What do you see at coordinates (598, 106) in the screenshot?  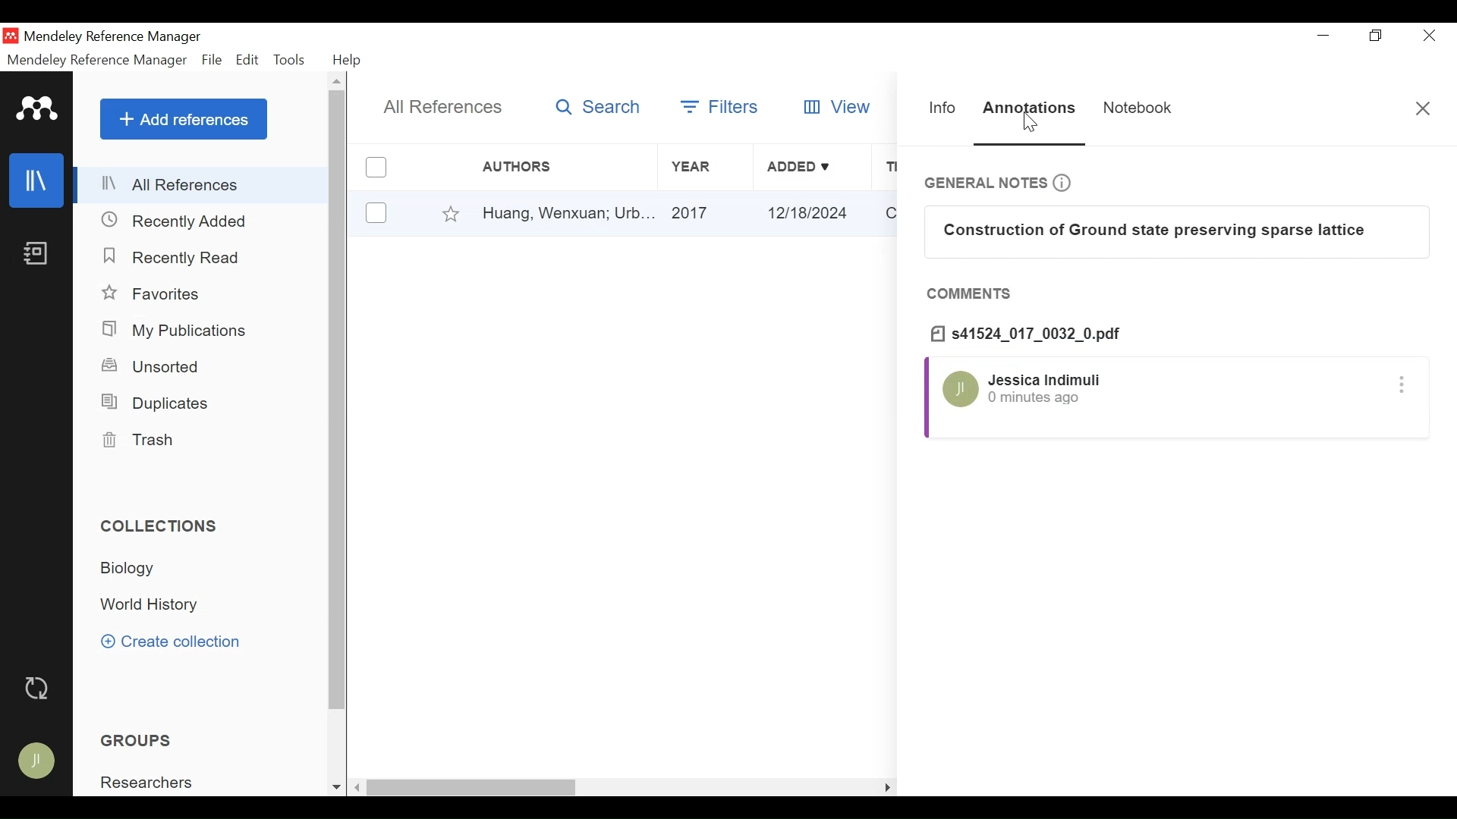 I see `Search` at bounding box center [598, 106].